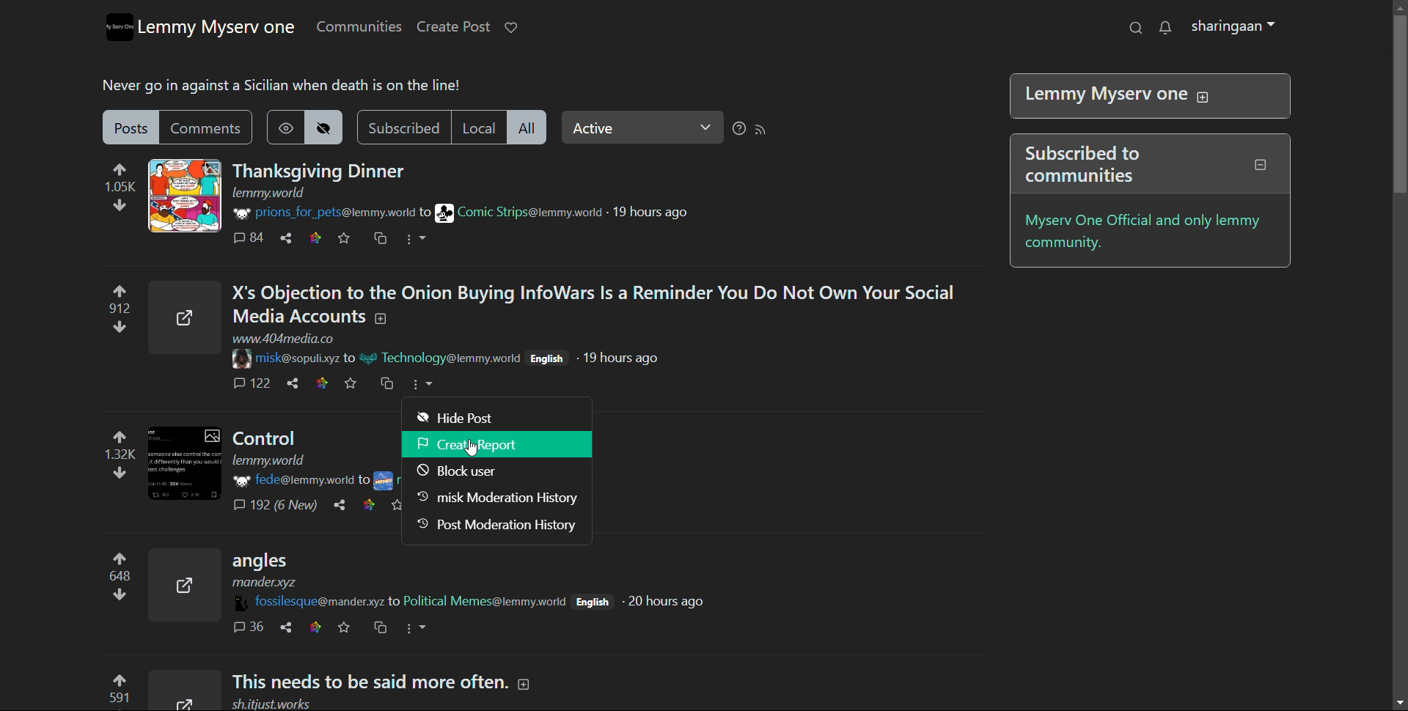  What do you see at coordinates (496, 526) in the screenshot?
I see `post moderation history` at bounding box center [496, 526].